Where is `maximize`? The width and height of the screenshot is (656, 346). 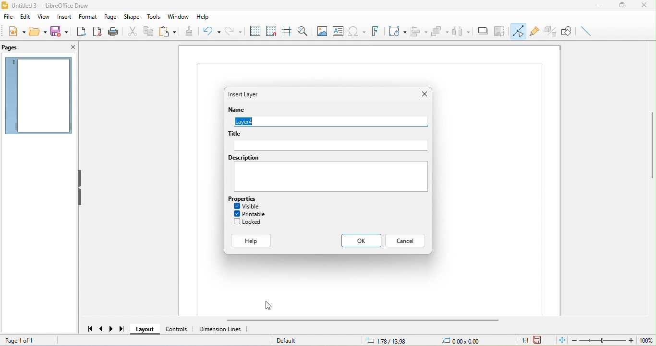
maximize is located at coordinates (623, 5).